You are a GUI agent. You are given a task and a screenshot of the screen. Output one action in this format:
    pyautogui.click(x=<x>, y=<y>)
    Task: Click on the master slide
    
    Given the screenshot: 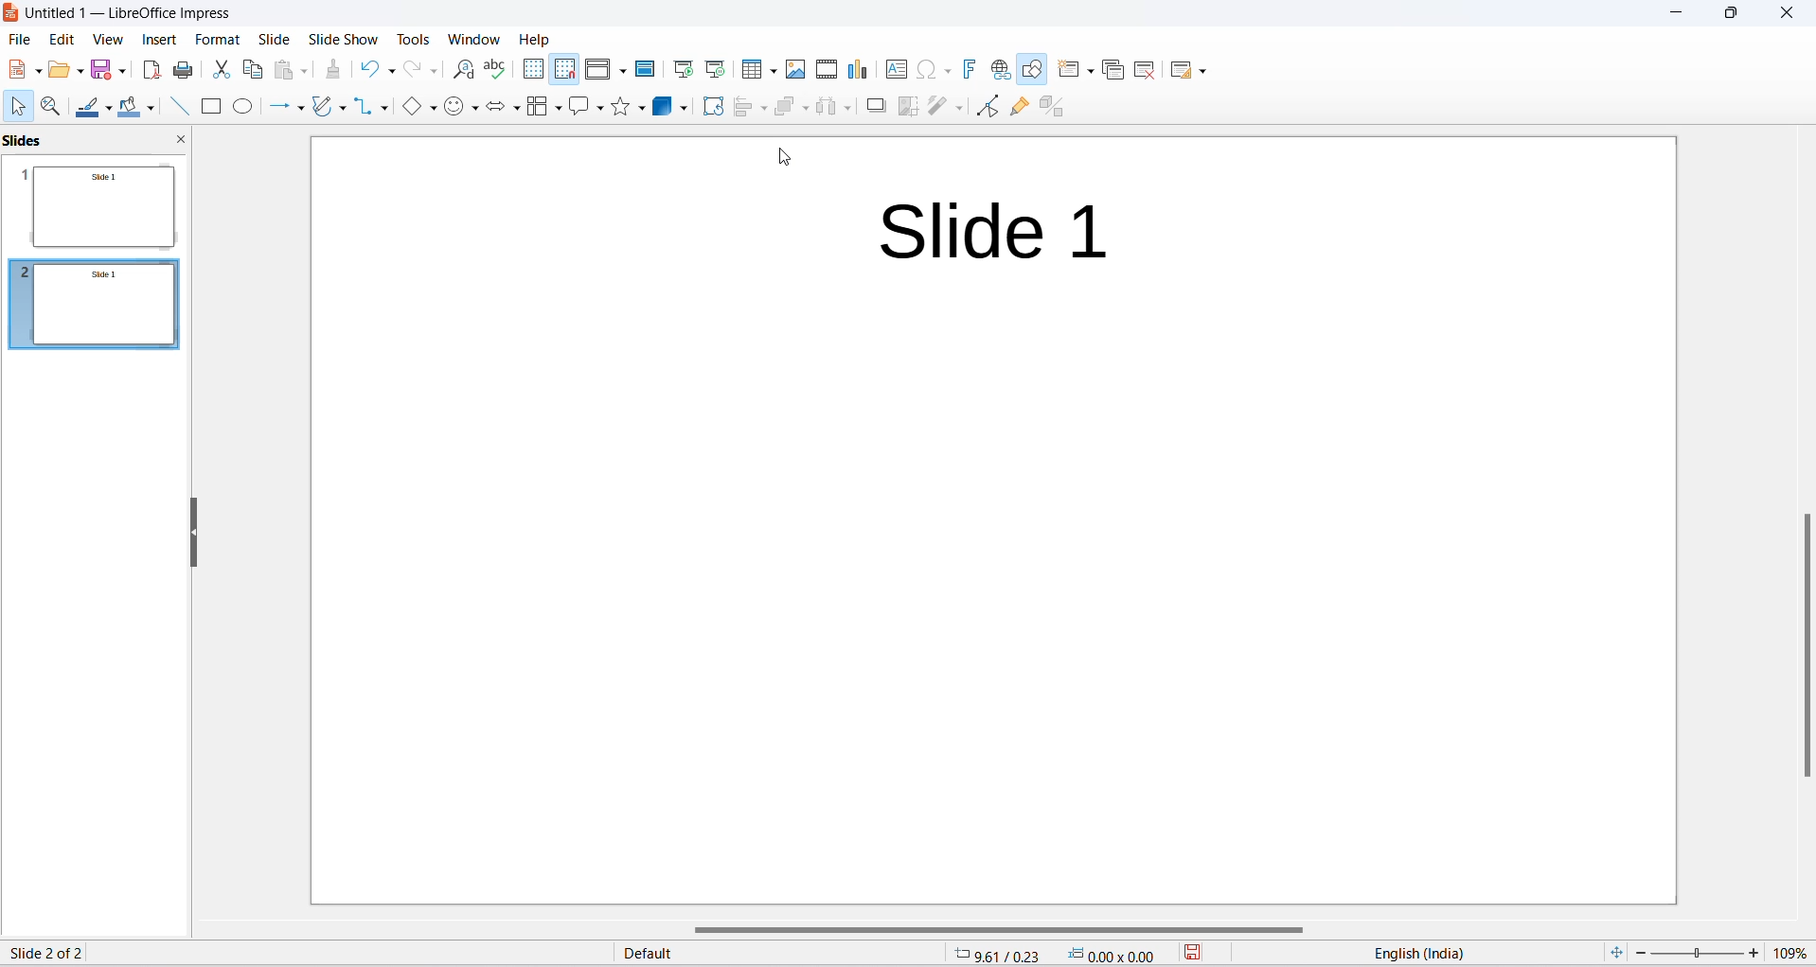 What is the action you would take?
    pyautogui.click(x=647, y=68)
    